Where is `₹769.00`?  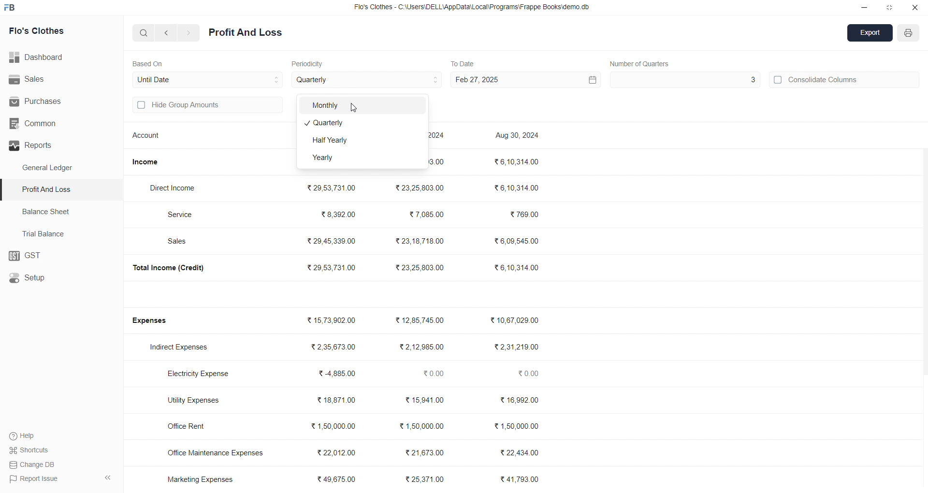 ₹769.00 is located at coordinates (525, 215).